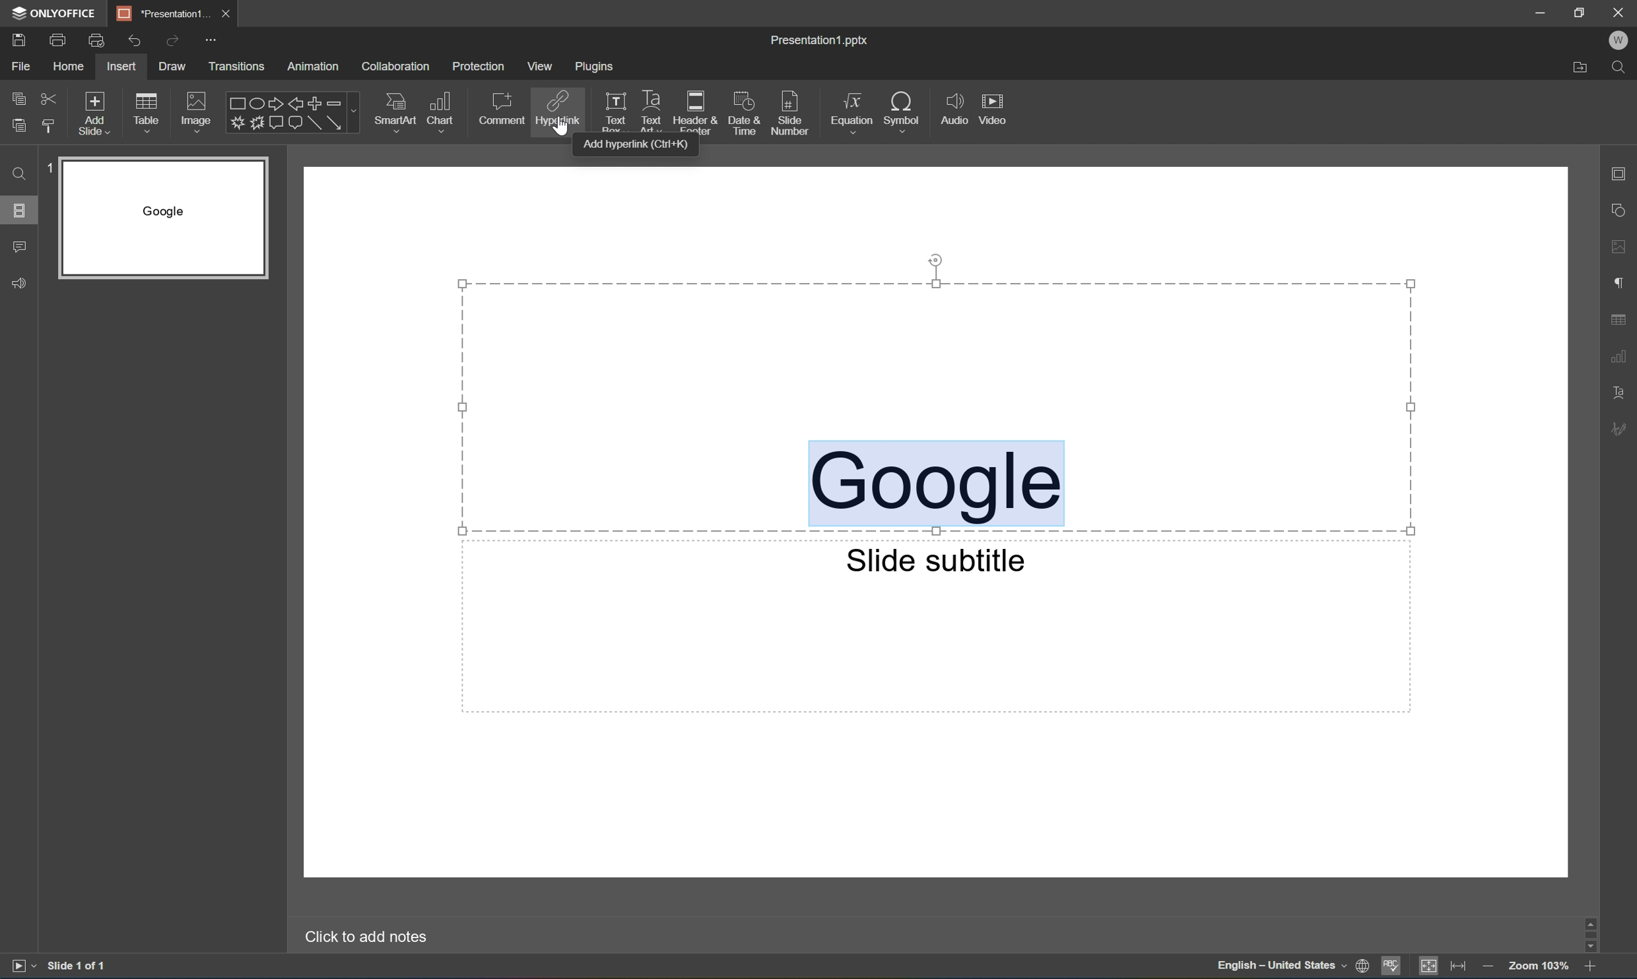 The width and height of the screenshot is (1637, 979). I want to click on Close, so click(1619, 13).